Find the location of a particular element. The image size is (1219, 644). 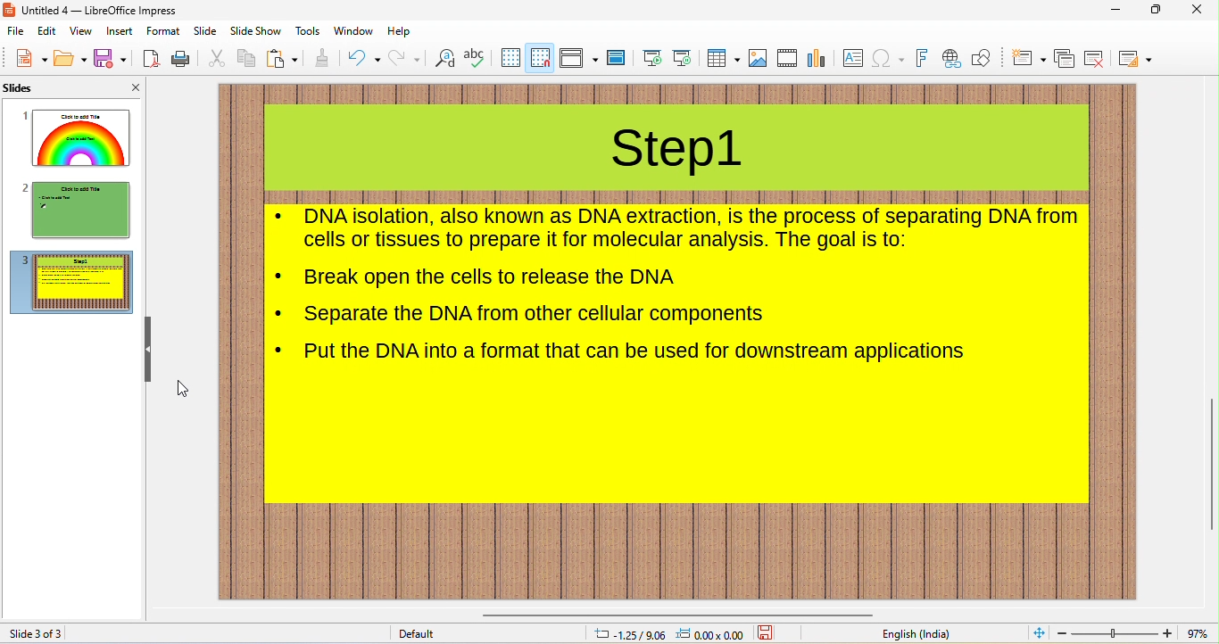

slide layout is located at coordinates (1139, 58).